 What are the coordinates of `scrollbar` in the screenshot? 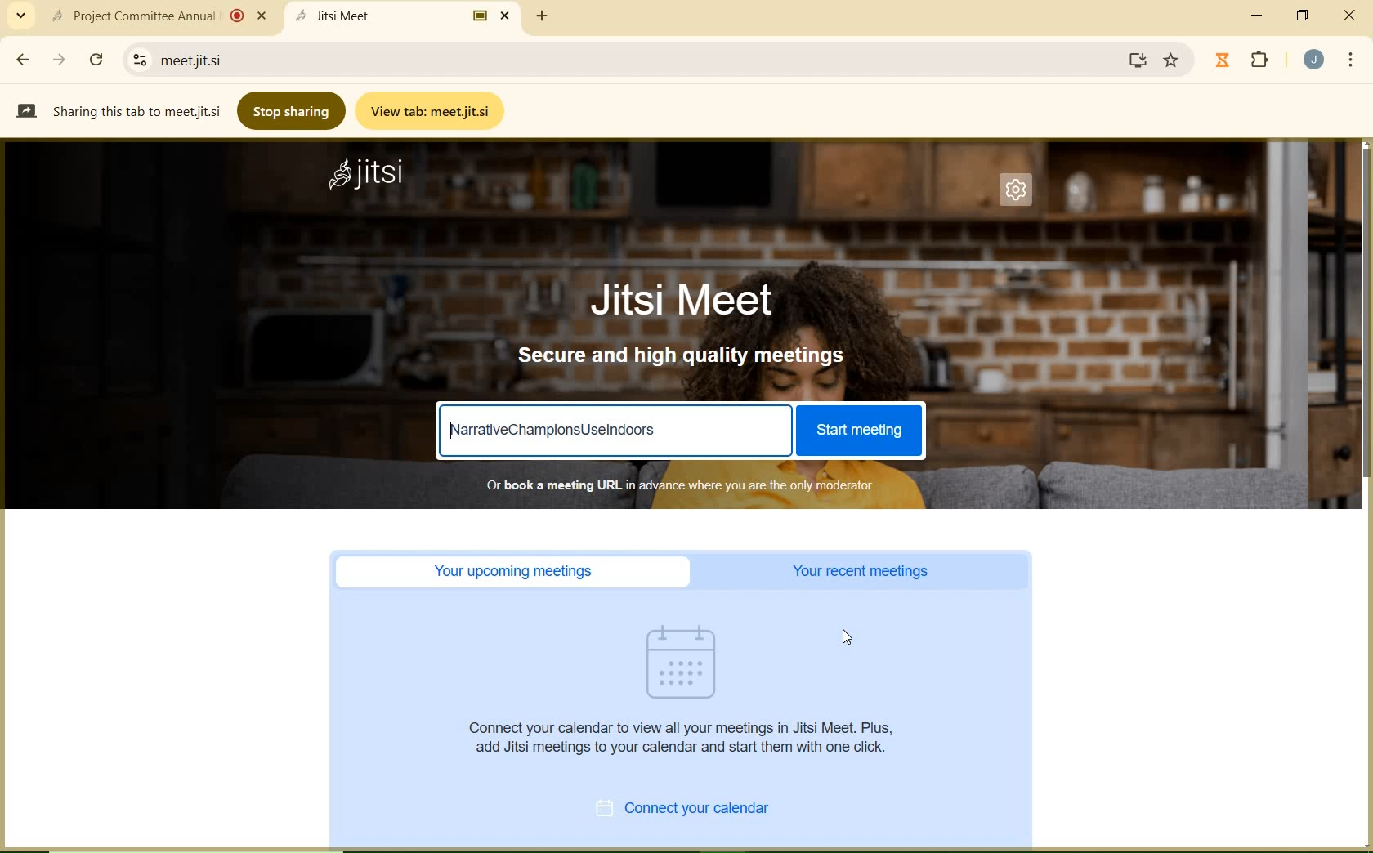 It's located at (1365, 493).